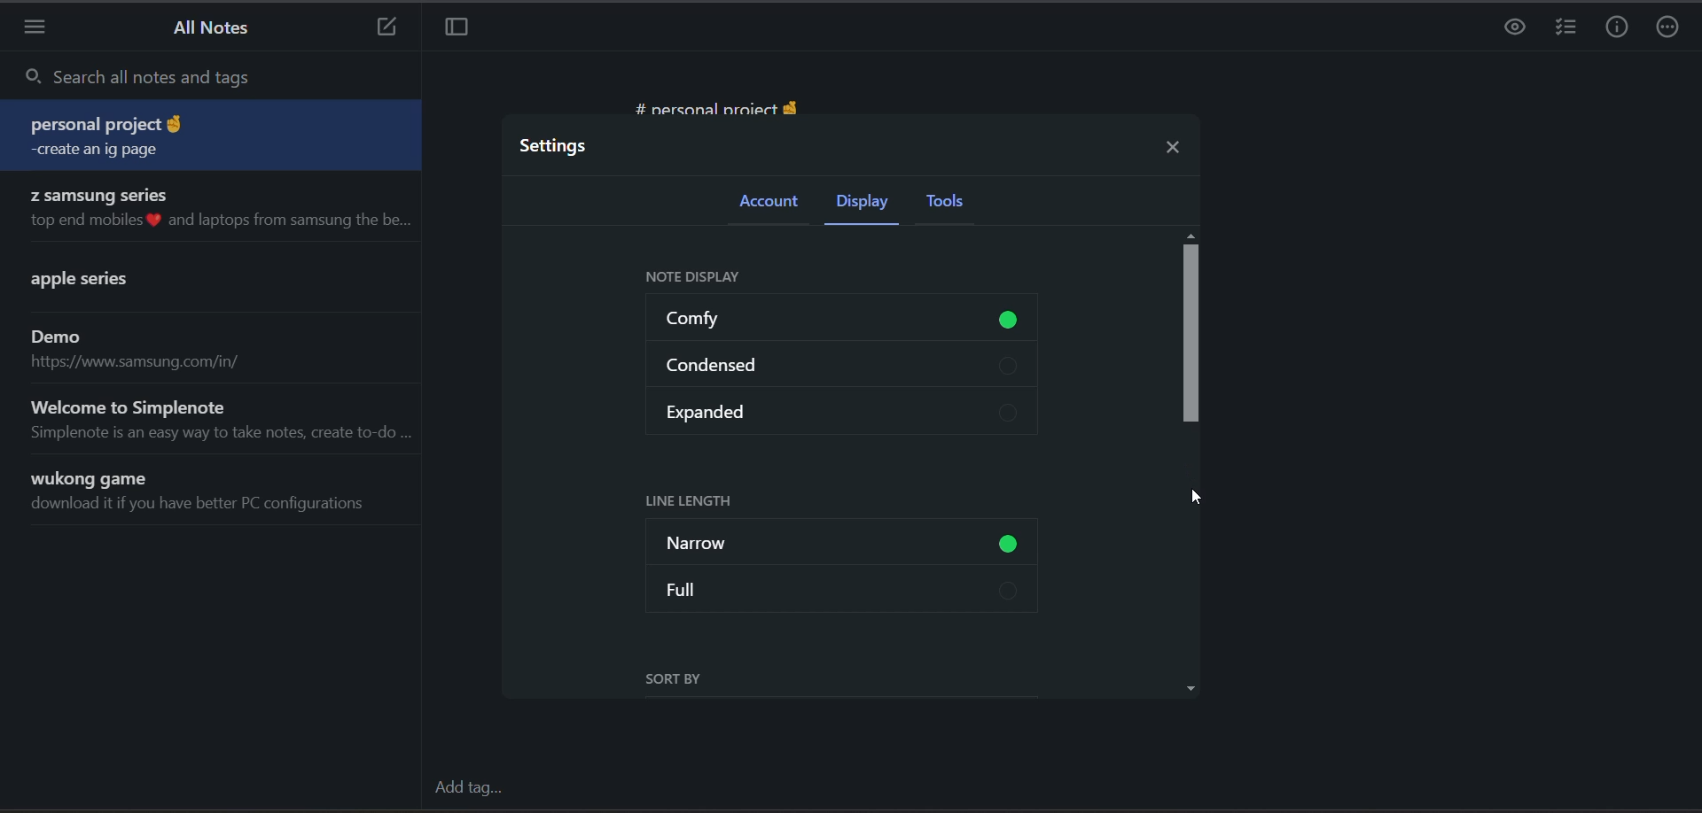  What do you see at coordinates (840, 411) in the screenshot?
I see `expanded` at bounding box center [840, 411].